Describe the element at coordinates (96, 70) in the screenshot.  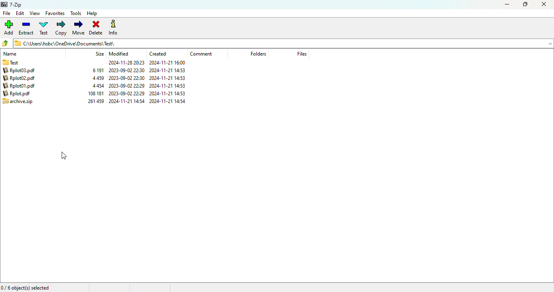
I see `261 459` at that location.